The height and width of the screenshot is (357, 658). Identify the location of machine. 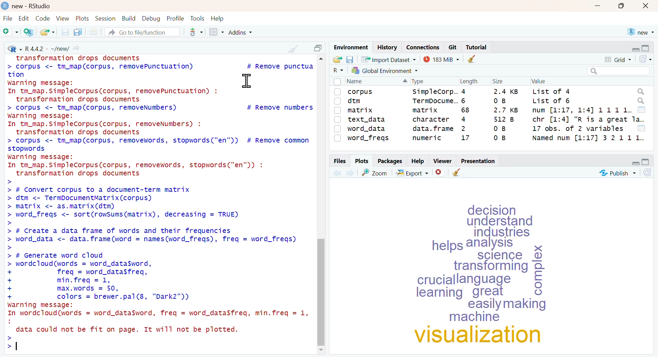
(476, 318).